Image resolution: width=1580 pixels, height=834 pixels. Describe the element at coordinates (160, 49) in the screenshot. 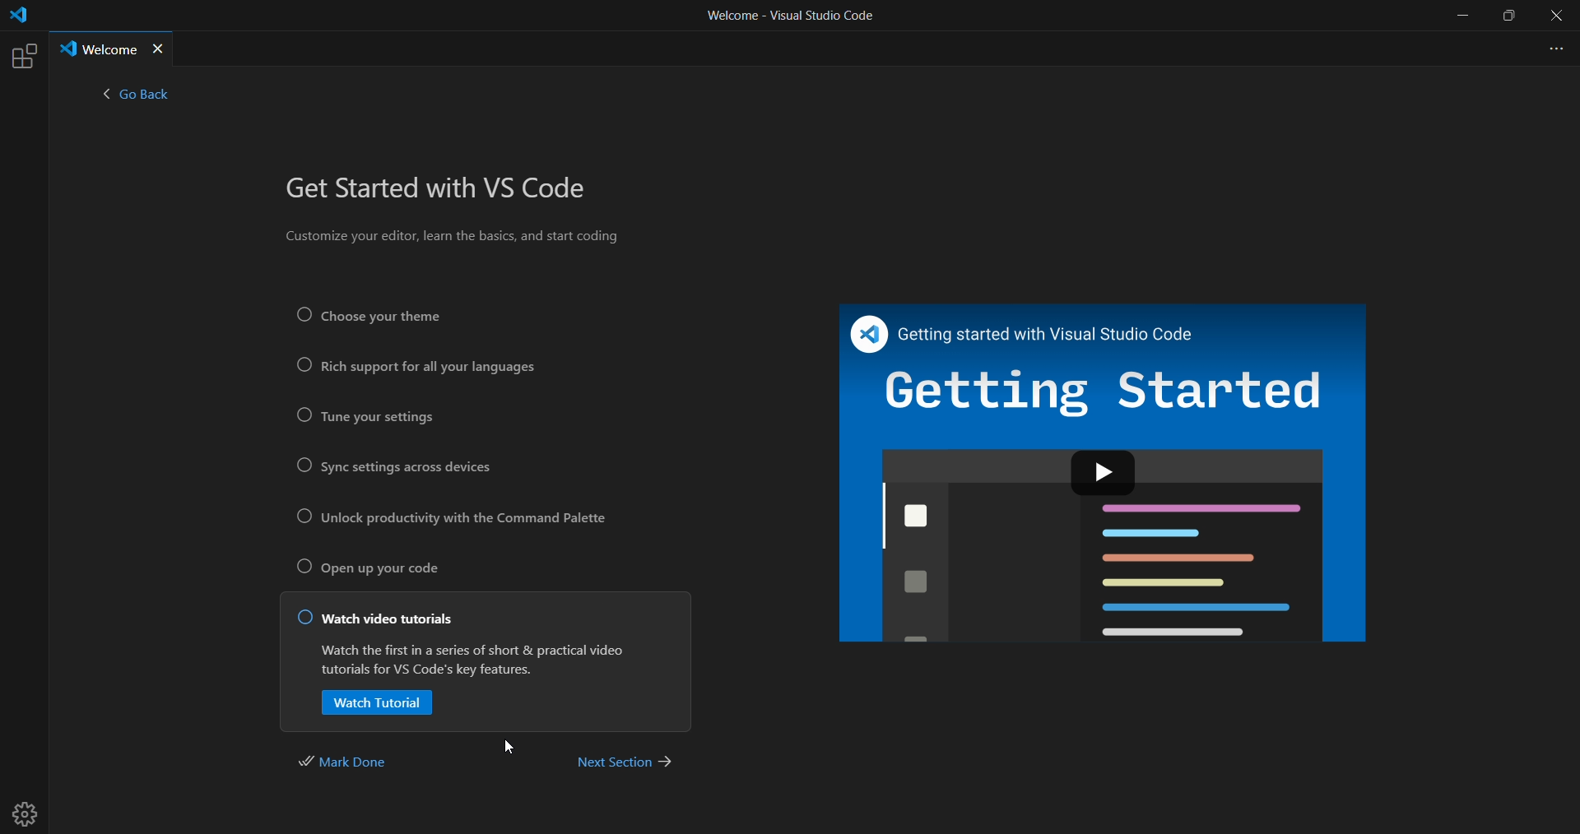

I see `close tab` at that location.